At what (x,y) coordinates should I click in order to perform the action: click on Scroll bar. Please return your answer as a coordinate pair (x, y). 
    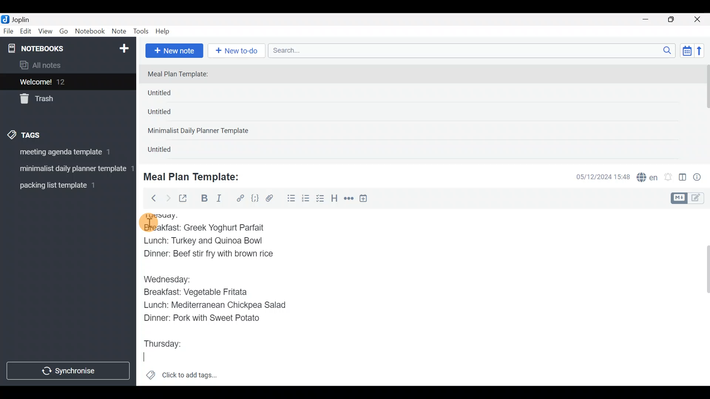
    Looking at the image, I should click on (702, 297).